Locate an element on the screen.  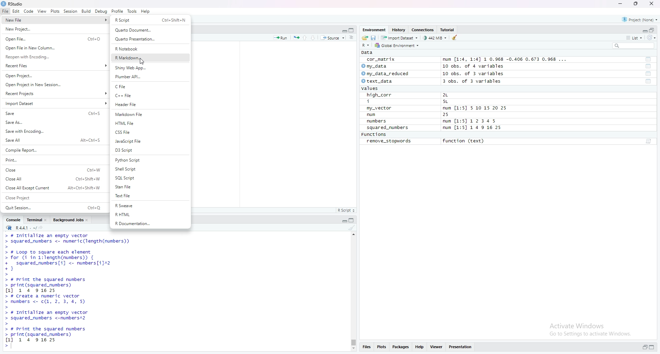
Plumber API... is located at coordinates (150, 76).